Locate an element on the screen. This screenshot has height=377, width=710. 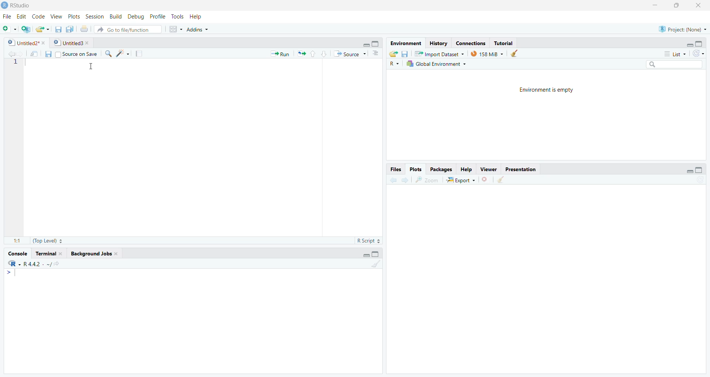
zoom is located at coordinates (429, 179).